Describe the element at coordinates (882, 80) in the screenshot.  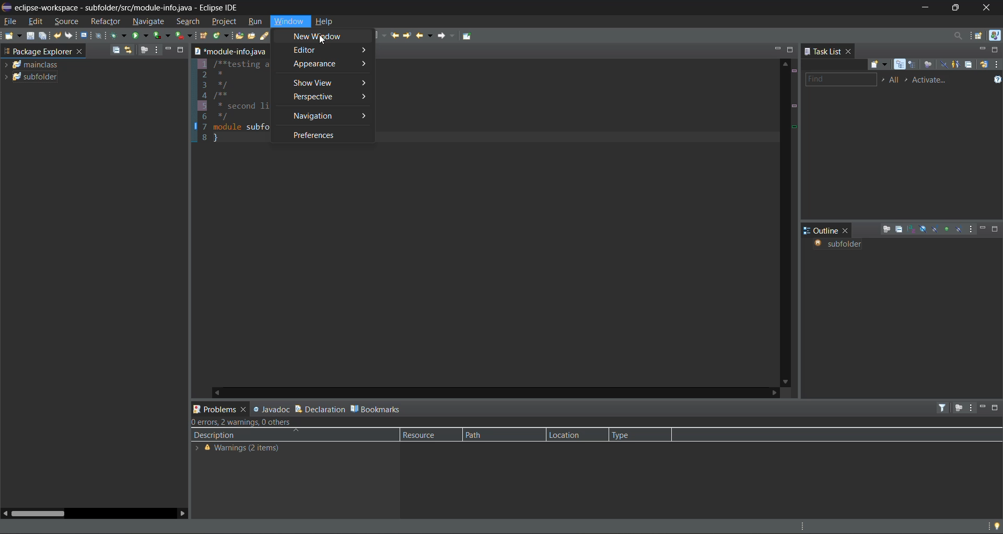
I see `select working set` at that location.